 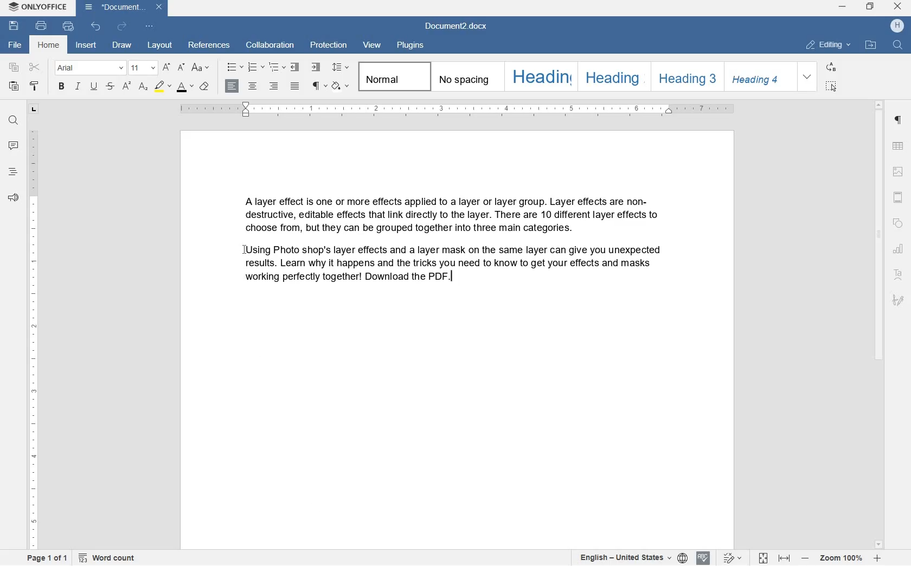 I want to click on SHAPE, so click(x=899, y=224).